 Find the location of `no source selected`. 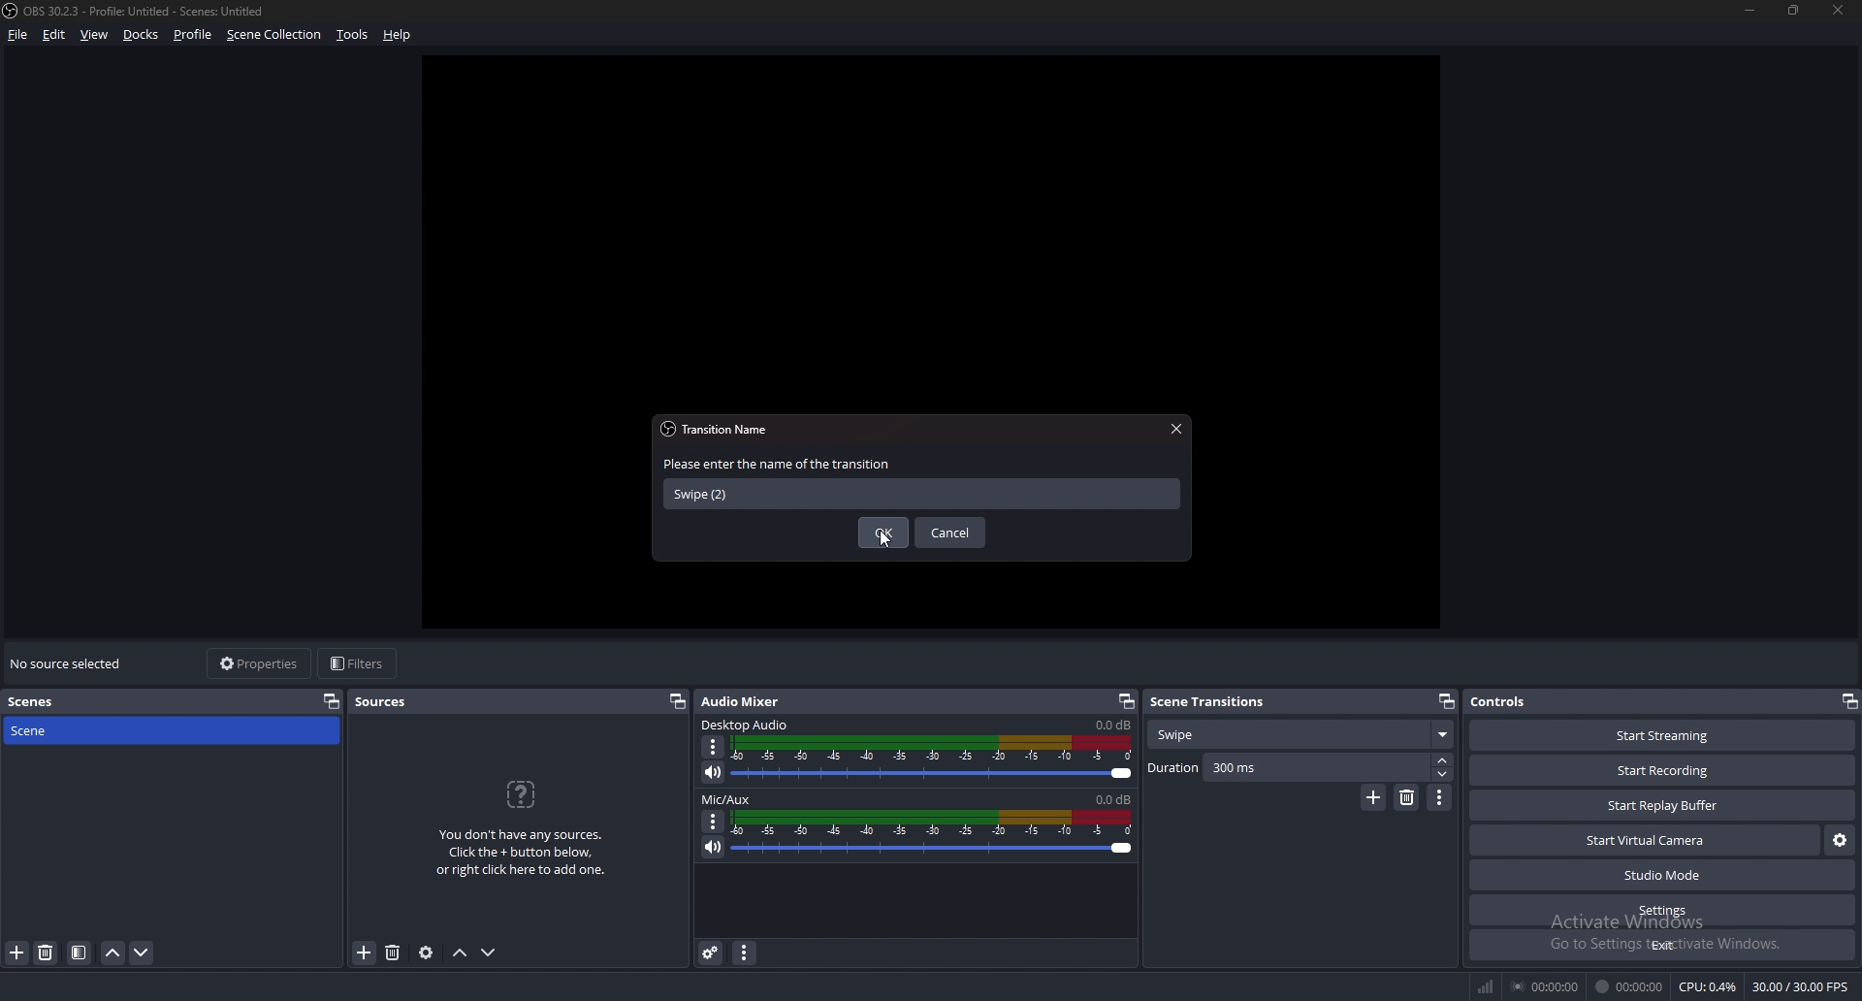

no source selected is located at coordinates (71, 662).